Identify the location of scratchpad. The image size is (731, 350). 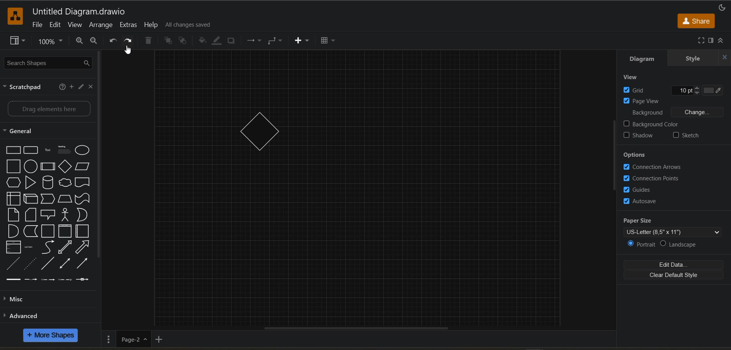
(23, 87).